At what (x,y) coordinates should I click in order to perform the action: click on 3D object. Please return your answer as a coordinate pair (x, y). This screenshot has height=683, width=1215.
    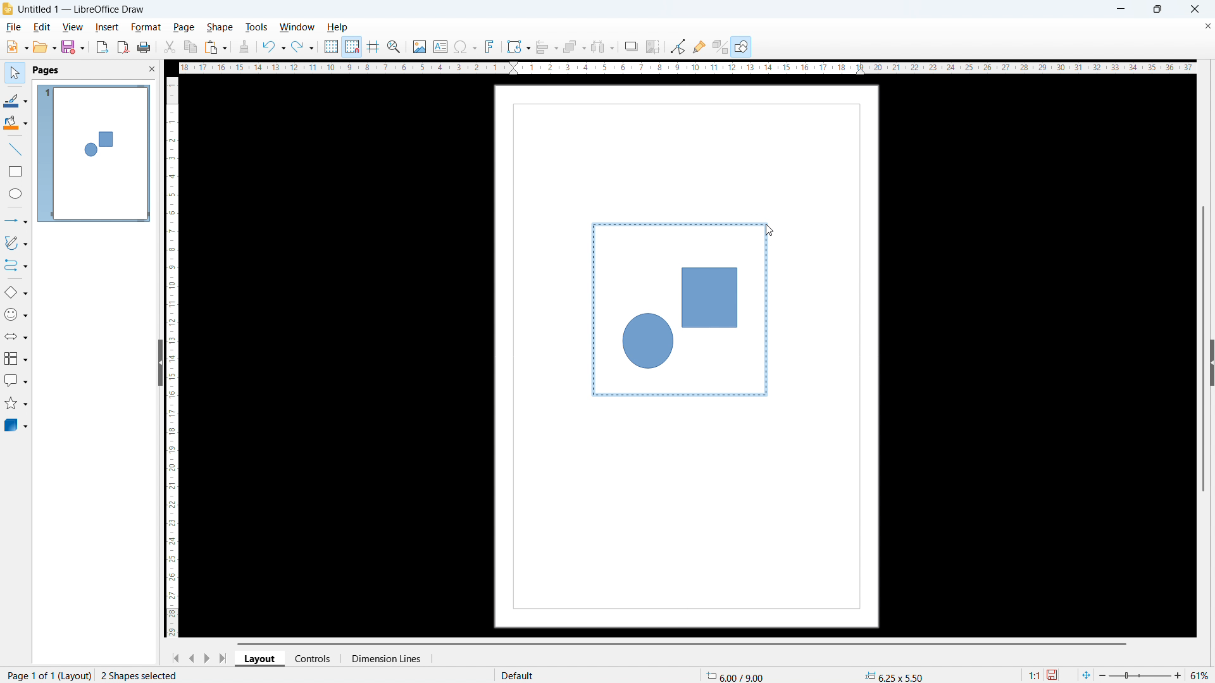
    Looking at the image, I should click on (17, 426).